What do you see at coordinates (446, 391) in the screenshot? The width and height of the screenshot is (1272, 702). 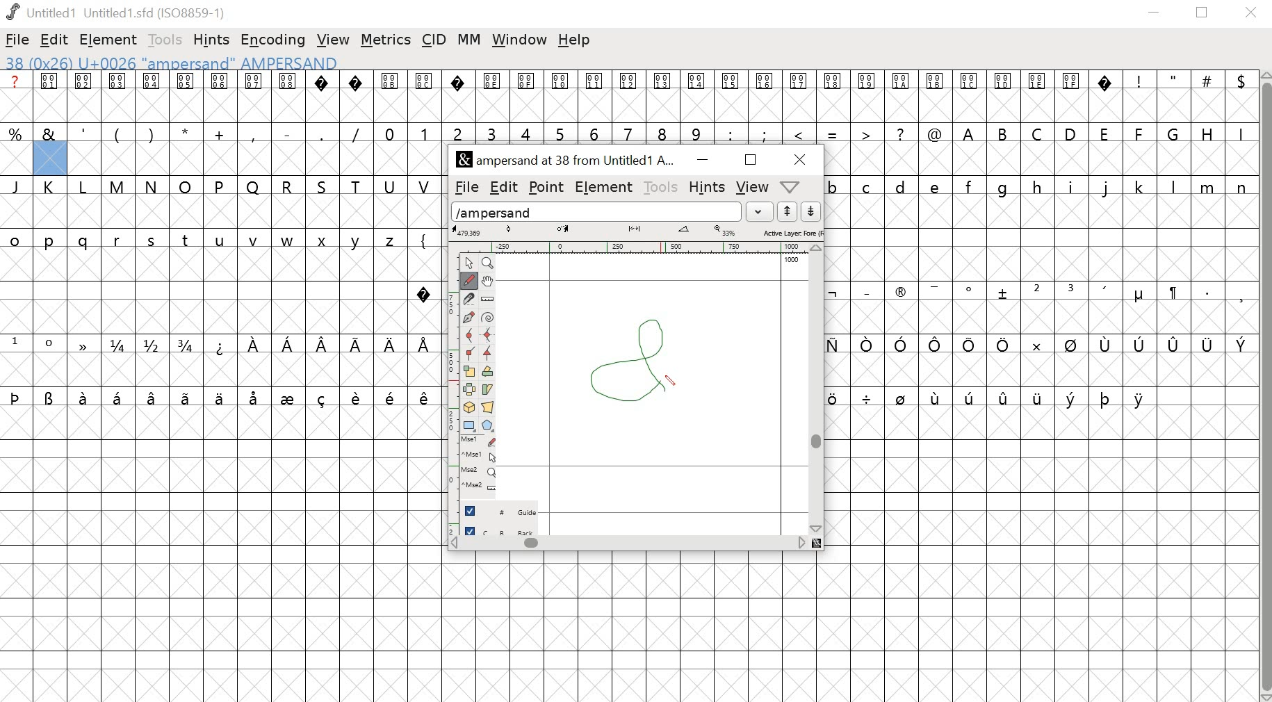 I see `vertical ruler` at bounding box center [446, 391].